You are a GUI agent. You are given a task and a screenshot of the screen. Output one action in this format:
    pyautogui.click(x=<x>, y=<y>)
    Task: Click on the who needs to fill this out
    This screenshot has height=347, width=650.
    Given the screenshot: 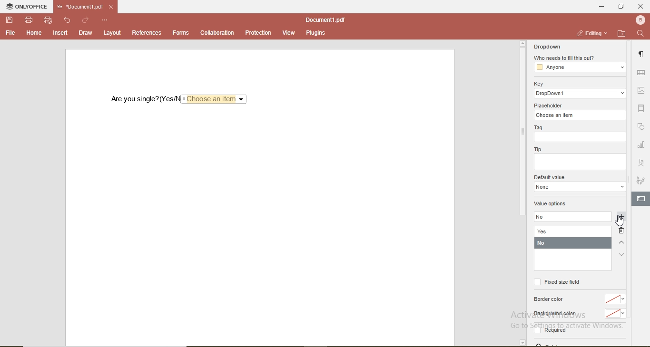 What is the action you would take?
    pyautogui.click(x=565, y=58)
    